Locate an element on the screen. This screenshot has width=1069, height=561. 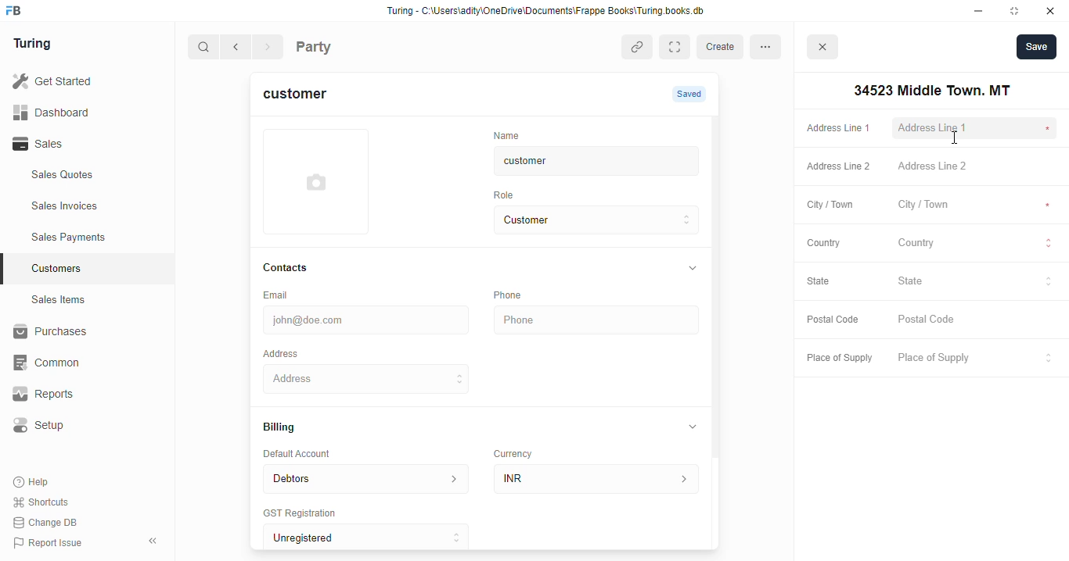
Currency is located at coordinates (520, 450).